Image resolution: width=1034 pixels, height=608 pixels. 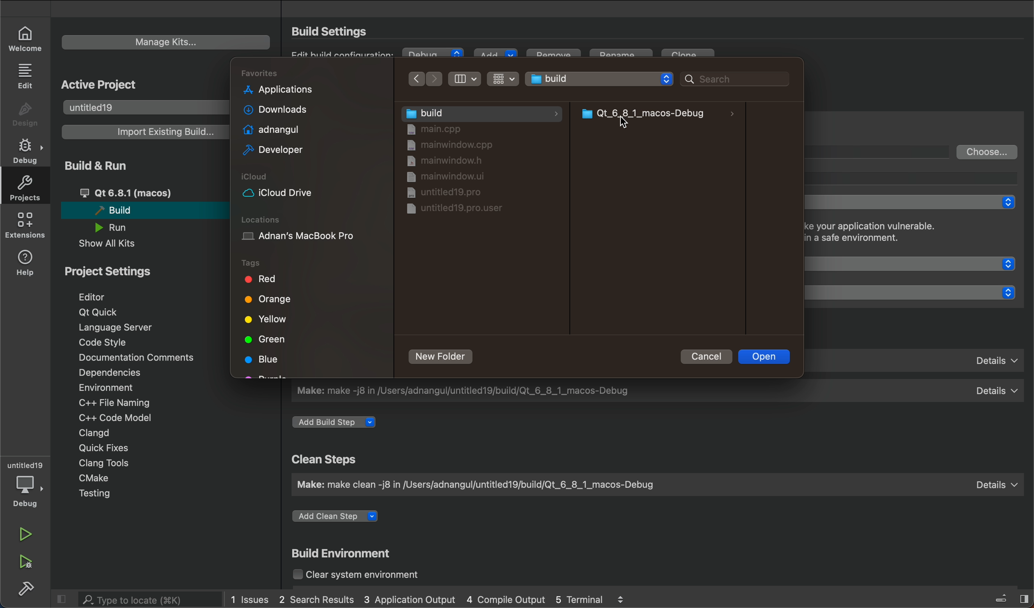 What do you see at coordinates (428, 78) in the screenshot?
I see `arrows` at bounding box center [428, 78].